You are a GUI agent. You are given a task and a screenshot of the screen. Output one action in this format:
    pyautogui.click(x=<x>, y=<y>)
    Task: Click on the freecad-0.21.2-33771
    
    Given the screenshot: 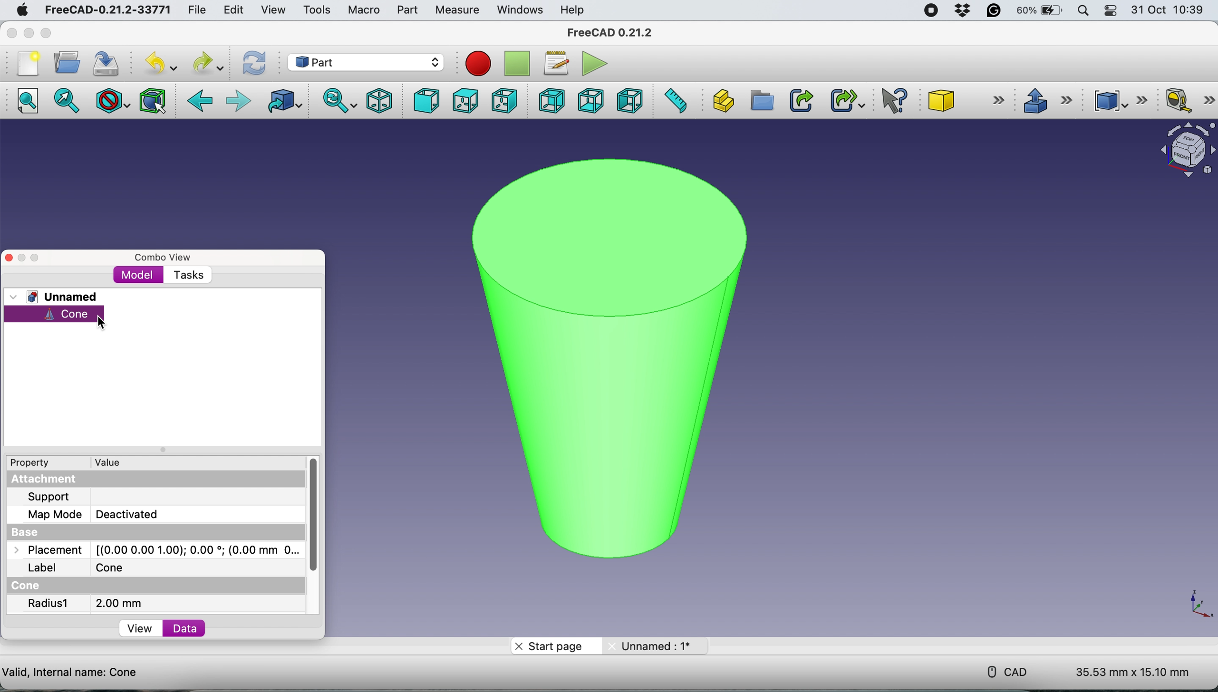 What is the action you would take?
    pyautogui.click(x=108, y=10)
    